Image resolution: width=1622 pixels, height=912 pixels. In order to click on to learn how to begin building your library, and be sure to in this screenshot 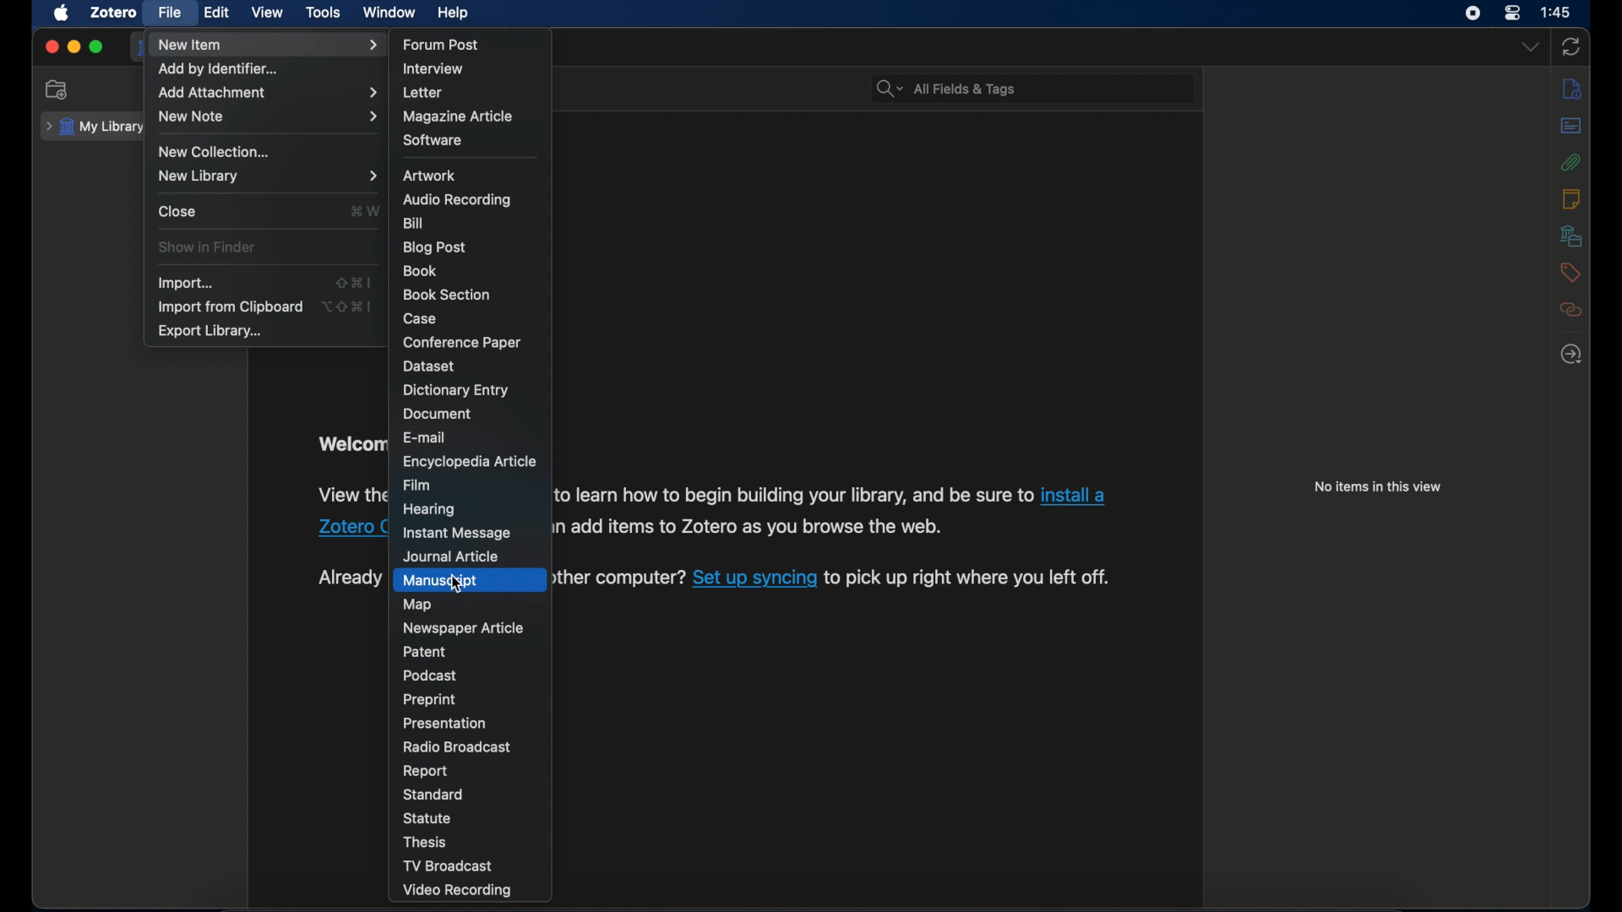, I will do `click(794, 494)`.